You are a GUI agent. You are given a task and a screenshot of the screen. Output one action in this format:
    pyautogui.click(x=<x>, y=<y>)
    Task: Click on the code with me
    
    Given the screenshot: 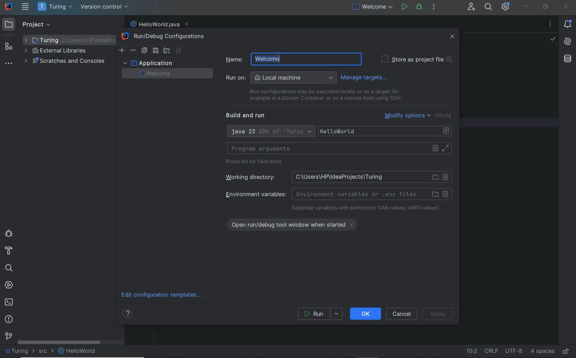 What is the action you would take?
    pyautogui.click(x=472, y=8)
    